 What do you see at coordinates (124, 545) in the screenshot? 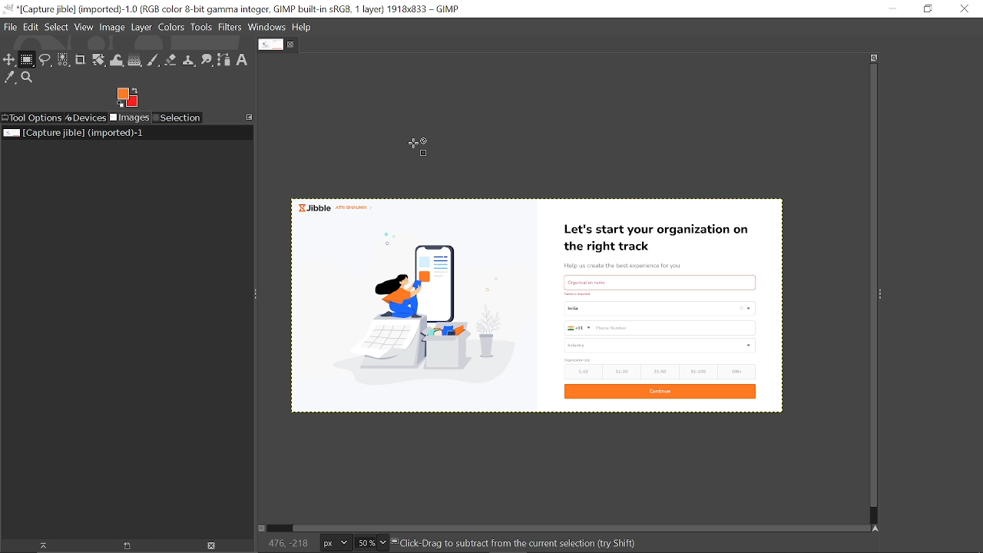
I see `Create new display for this image` at bounding box center [124, 545].